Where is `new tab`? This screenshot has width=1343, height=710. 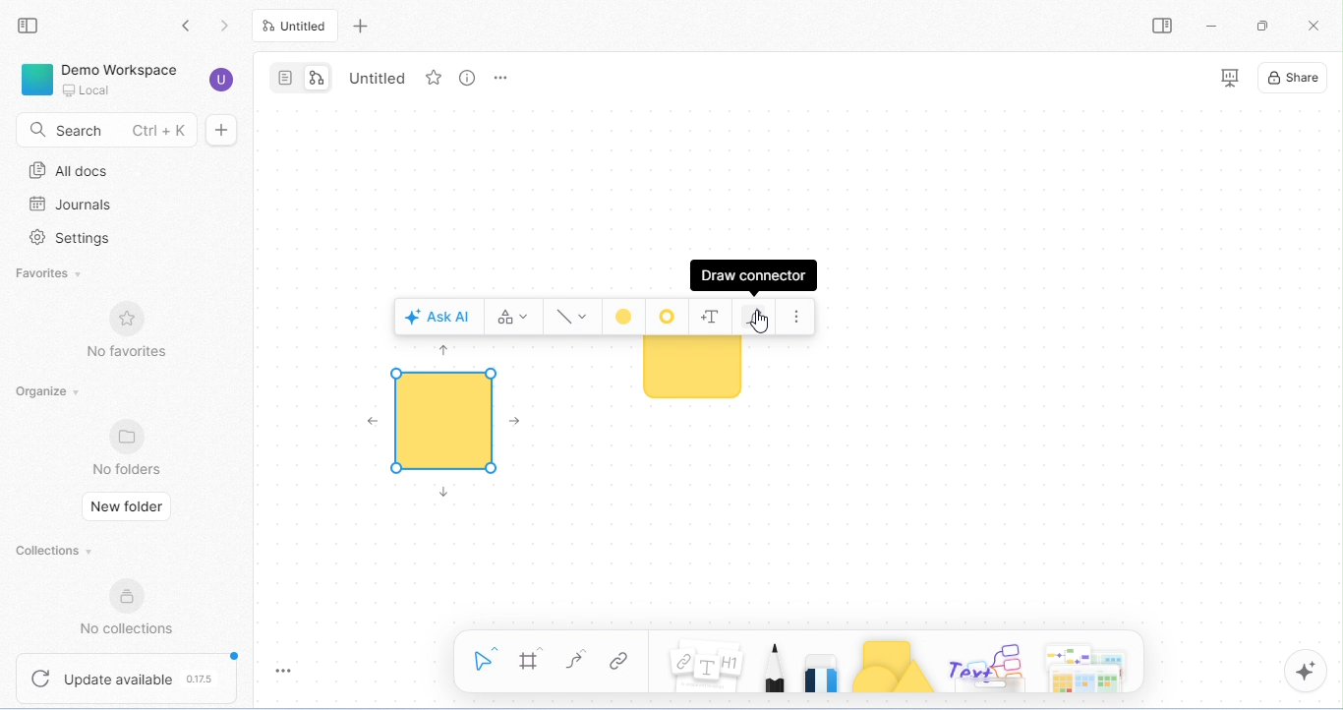 new tab is located at coordinates (364, 26).